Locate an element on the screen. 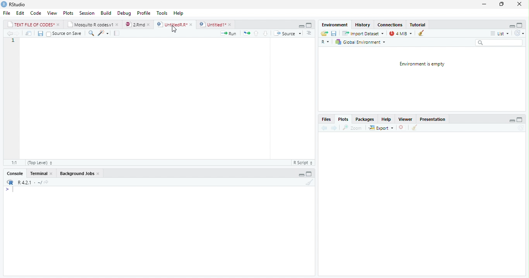 The height and width of the screenshot is (278, 529).  UntitiedR is located at coordinates (175, 24).